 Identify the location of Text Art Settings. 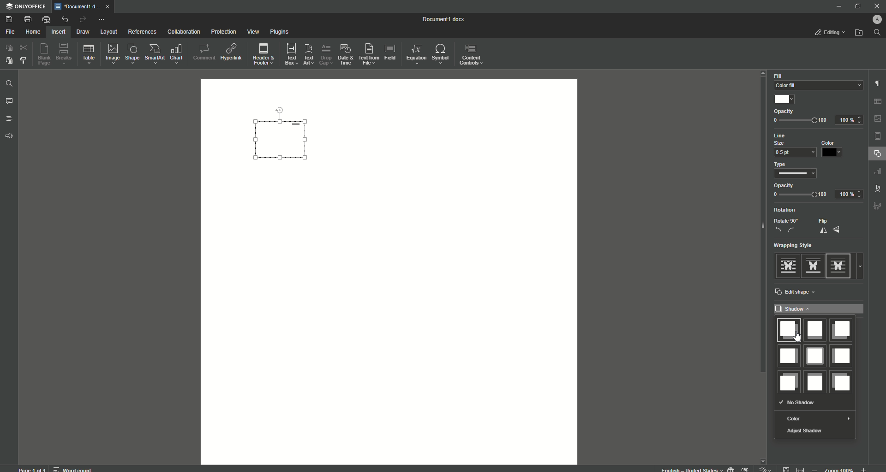
(876, 187).